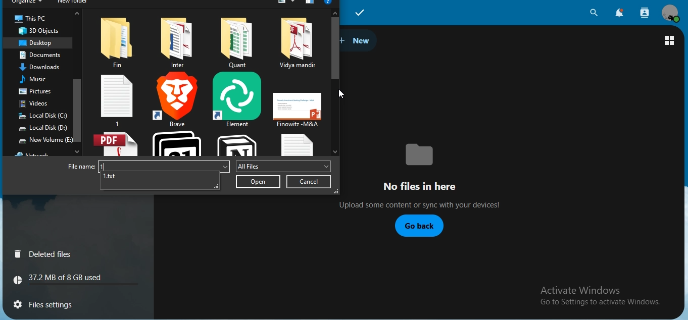 The image size is (688, 320). I want to click on pictures, so click(40, 91).